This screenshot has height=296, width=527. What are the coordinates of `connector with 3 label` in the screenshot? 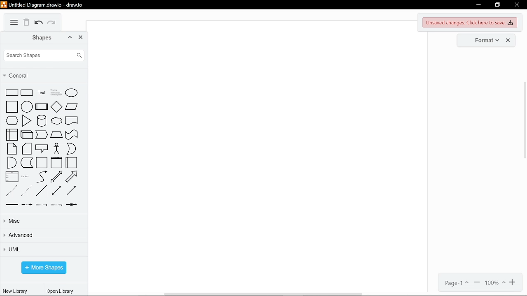 It's located at (57, 205).